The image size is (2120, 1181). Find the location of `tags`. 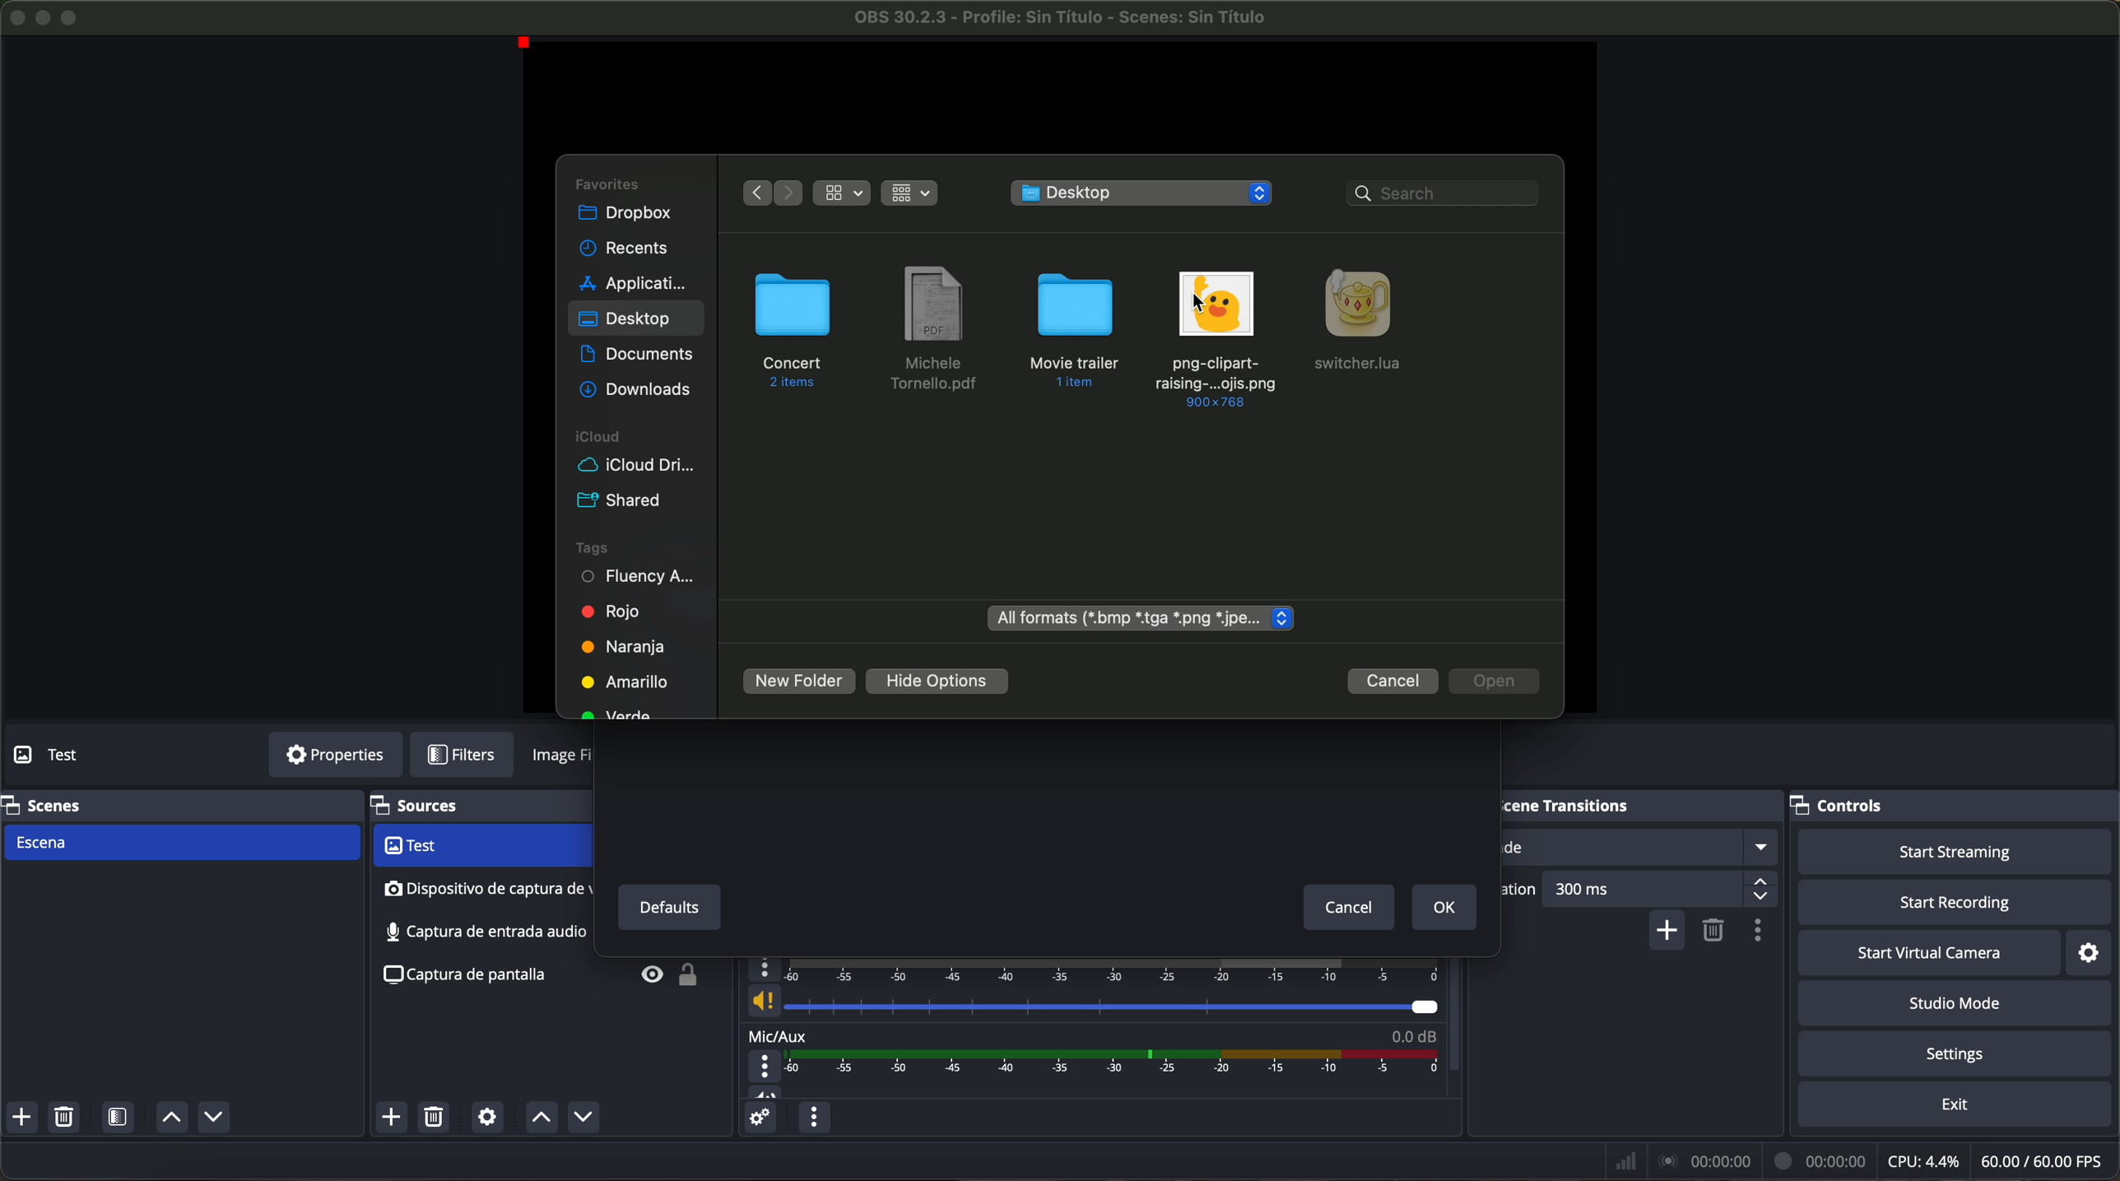

tags is located at coordinates (595, 548).